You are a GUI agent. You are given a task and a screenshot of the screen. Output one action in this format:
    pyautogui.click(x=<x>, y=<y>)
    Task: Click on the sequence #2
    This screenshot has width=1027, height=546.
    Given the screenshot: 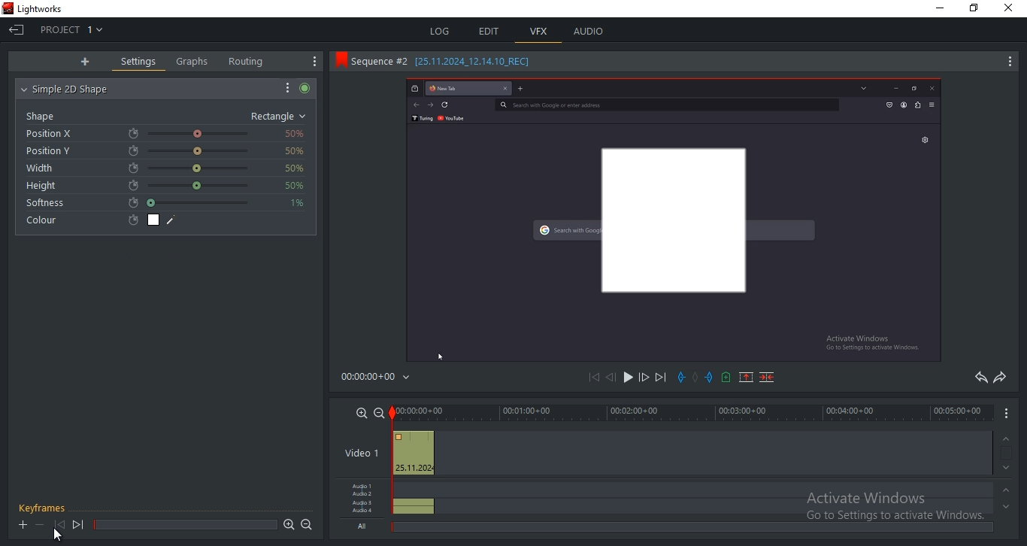 What is the action you would take?
    pyautogui.click(x=674, y=219)
    